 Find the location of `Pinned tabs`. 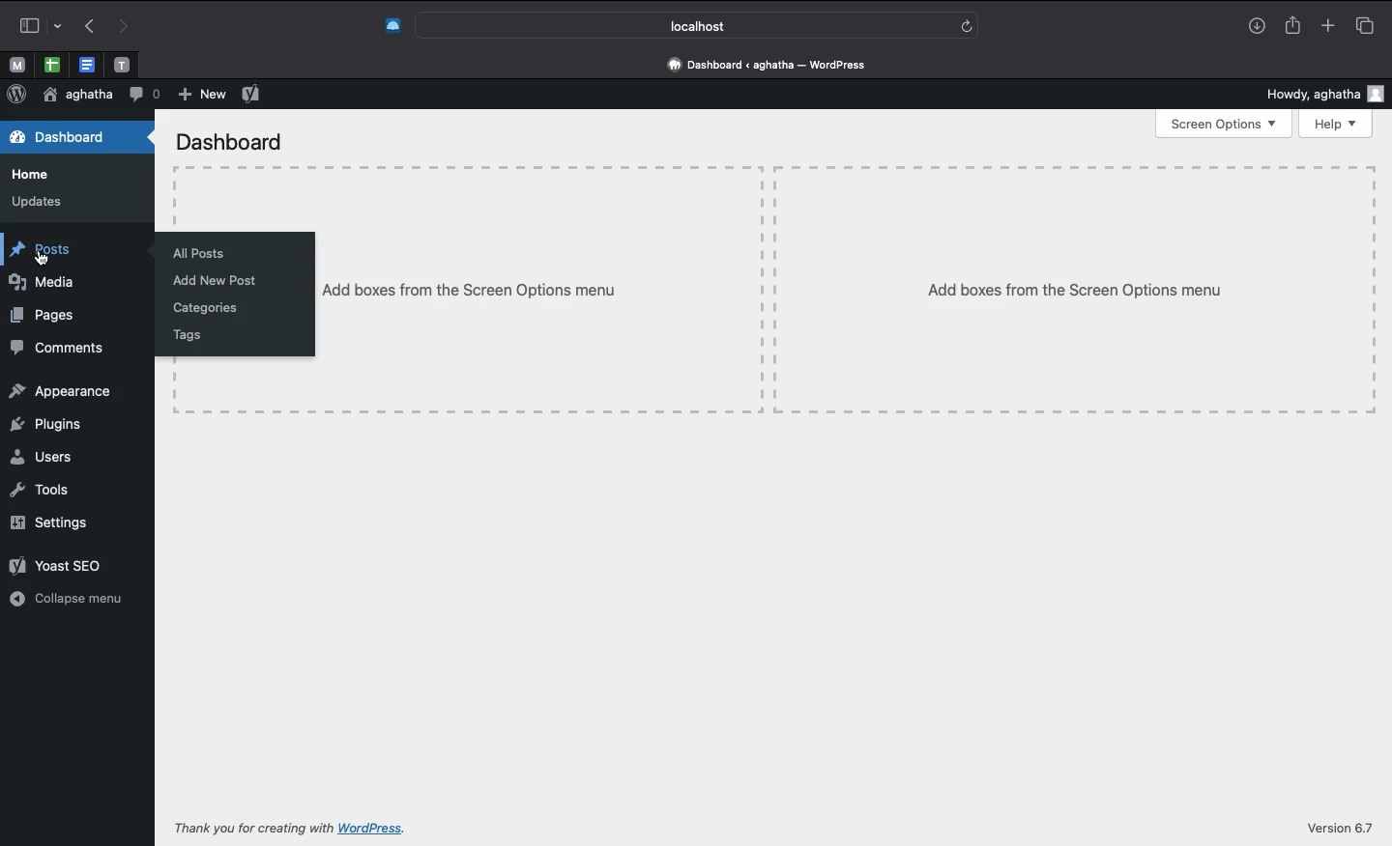

Pinned tabs is located at coordinates (120, 65).